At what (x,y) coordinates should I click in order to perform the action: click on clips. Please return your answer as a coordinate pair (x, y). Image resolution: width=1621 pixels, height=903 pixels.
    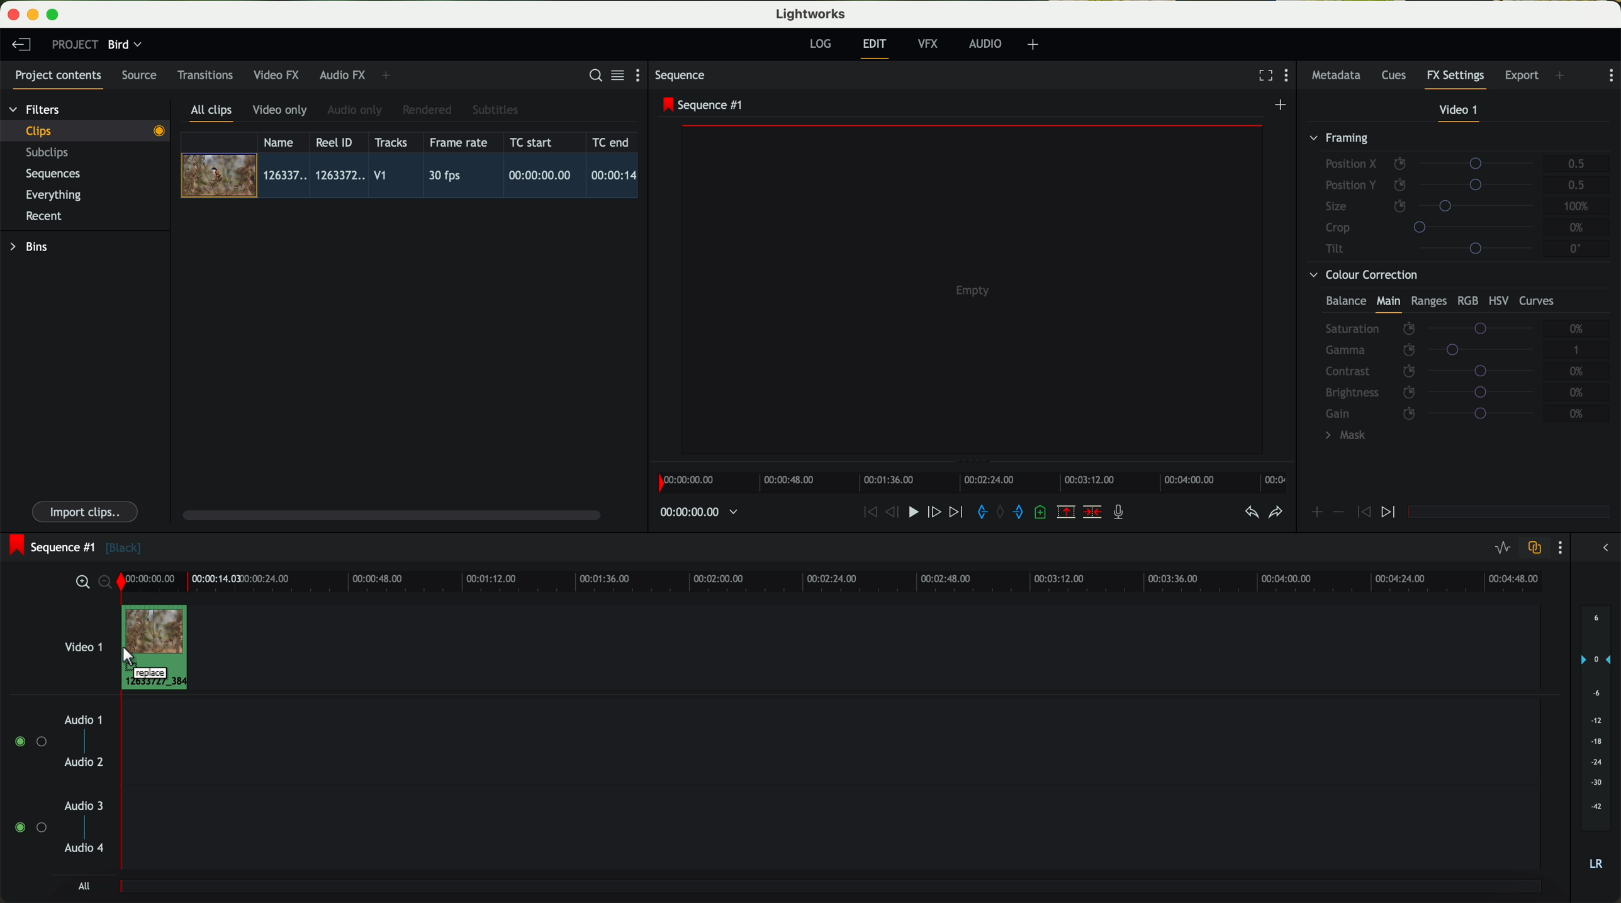
    Looking at the image, I should click on (86, 130).